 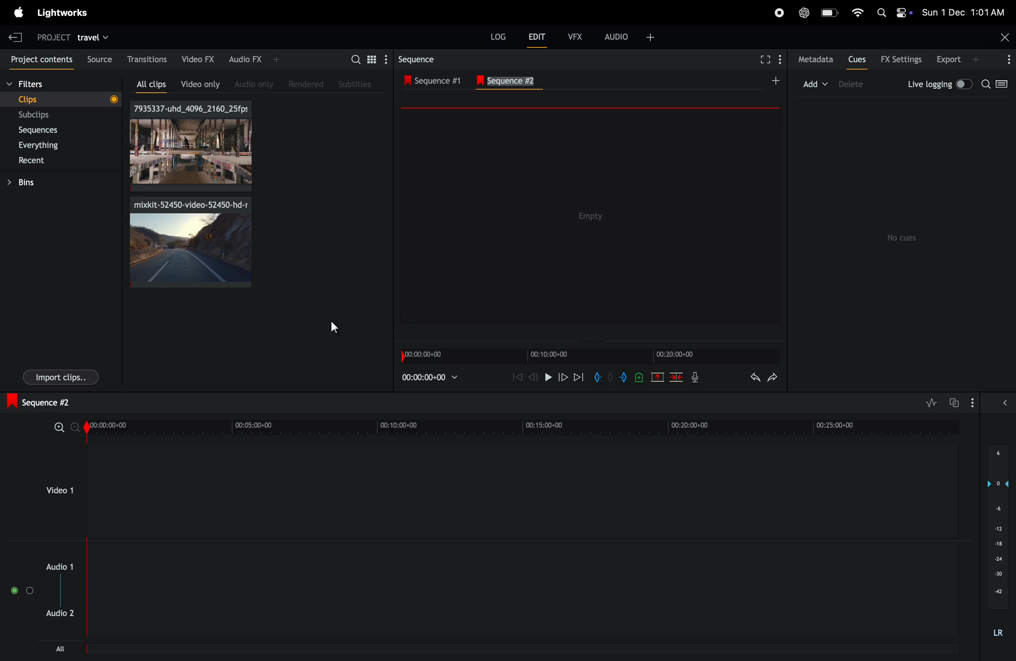 I want to click on show settings menu, so click(x=385, y=59).